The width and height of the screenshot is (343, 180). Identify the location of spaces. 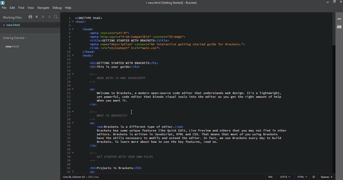
(327, 176).